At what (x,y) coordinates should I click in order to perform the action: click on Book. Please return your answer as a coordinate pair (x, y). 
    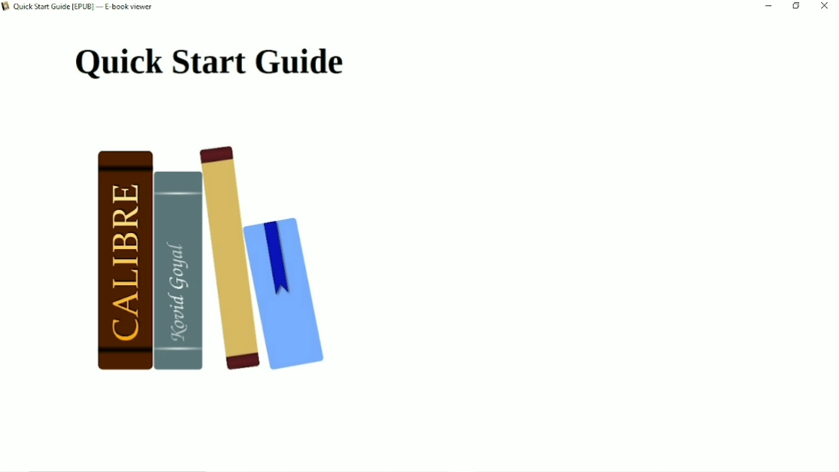
    Looking at the image, I should click on (224, 264).